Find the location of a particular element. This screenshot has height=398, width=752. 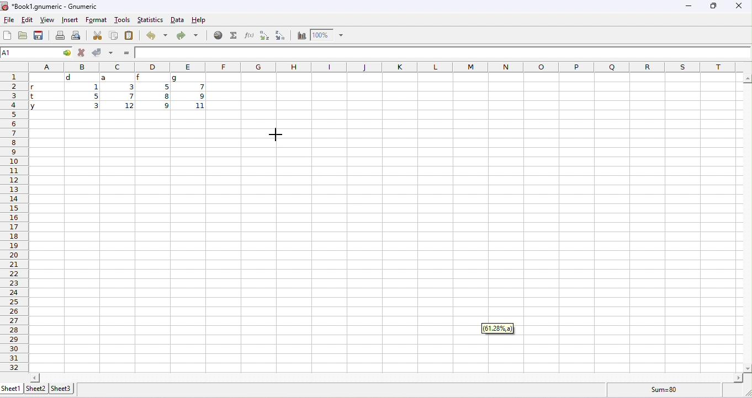

accept multiple changes is located at coordinates (112, 52).